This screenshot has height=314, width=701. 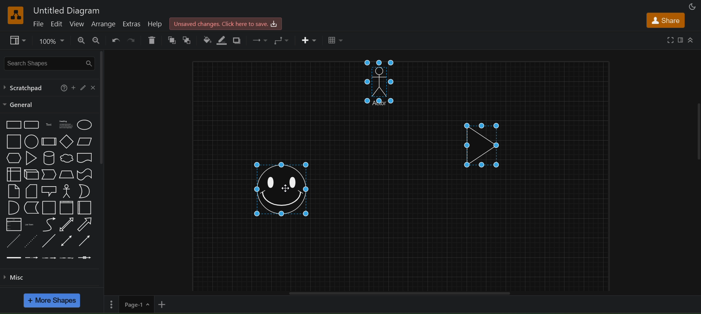 What do you see at coordinates (66, 125) in the screenshot?
I see `heading` at bounding box center [66, 125].